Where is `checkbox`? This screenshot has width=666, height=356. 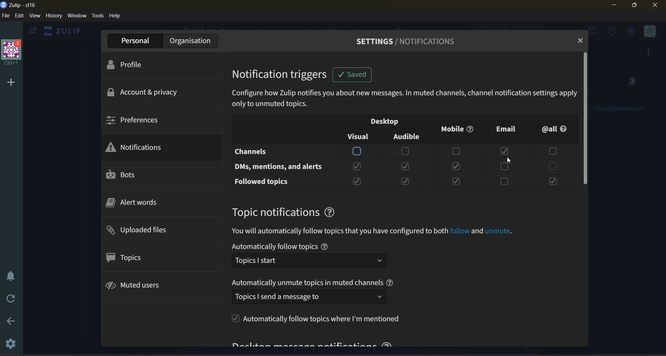
checkbox is located at coordinates (456, 166).